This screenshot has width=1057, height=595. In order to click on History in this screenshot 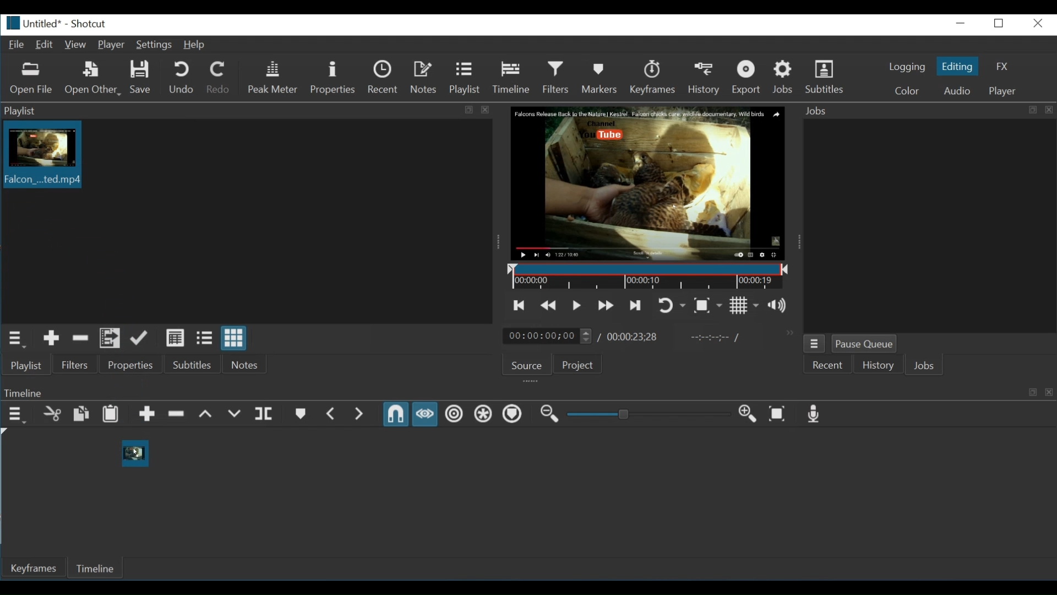, I will do `click(706, 77)`.